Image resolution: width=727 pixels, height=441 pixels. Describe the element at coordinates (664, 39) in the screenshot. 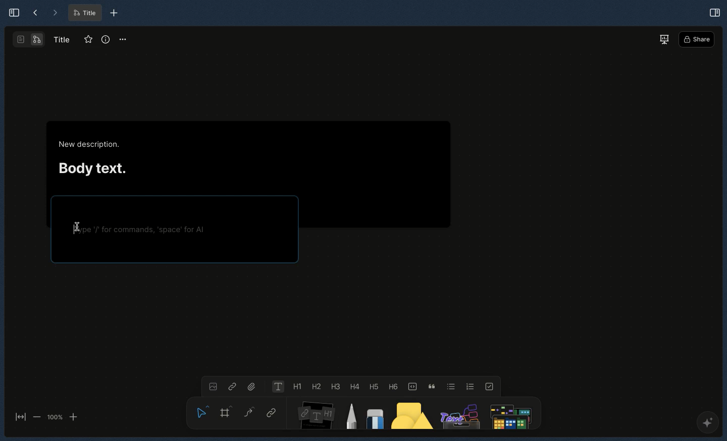

I see `Present` at that location.